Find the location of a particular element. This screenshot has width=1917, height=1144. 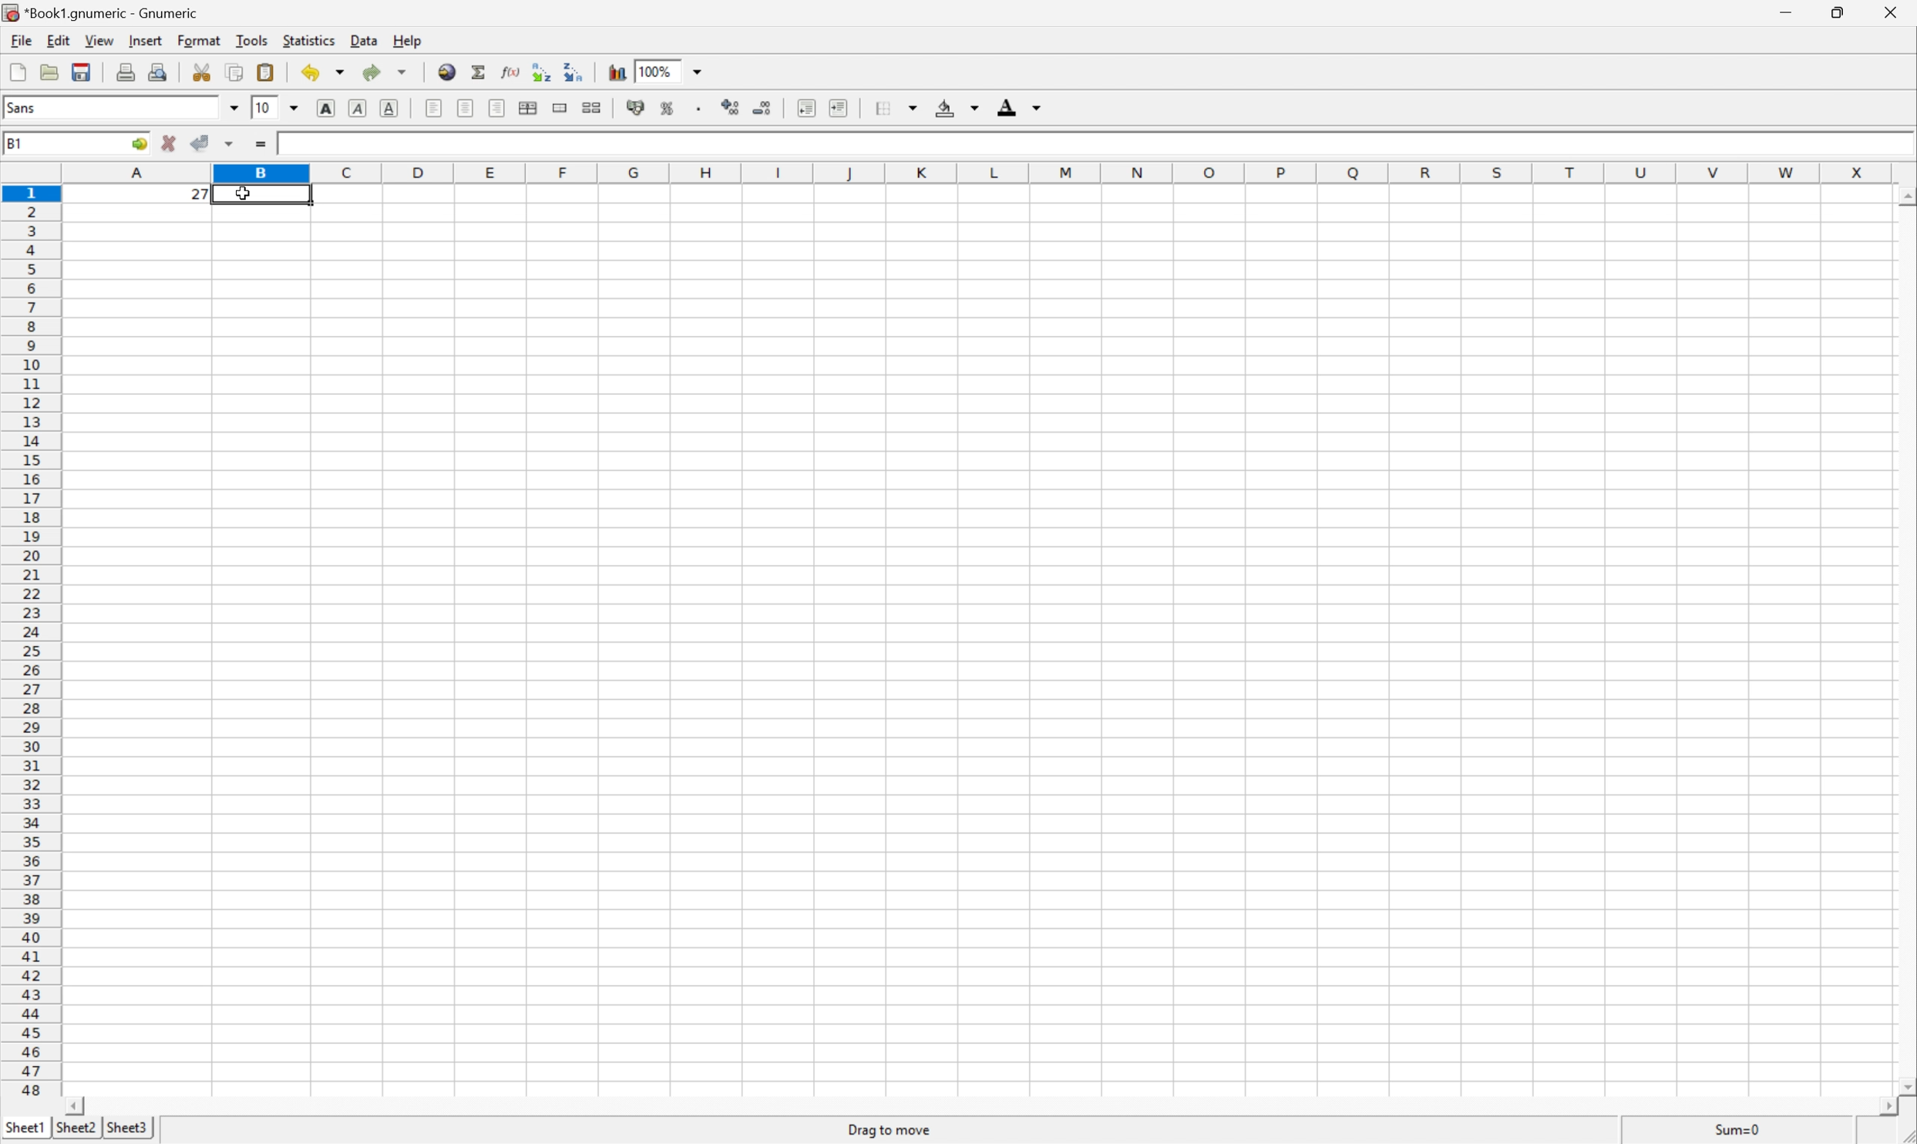

Drop Down is located at coordinates (298, 109).